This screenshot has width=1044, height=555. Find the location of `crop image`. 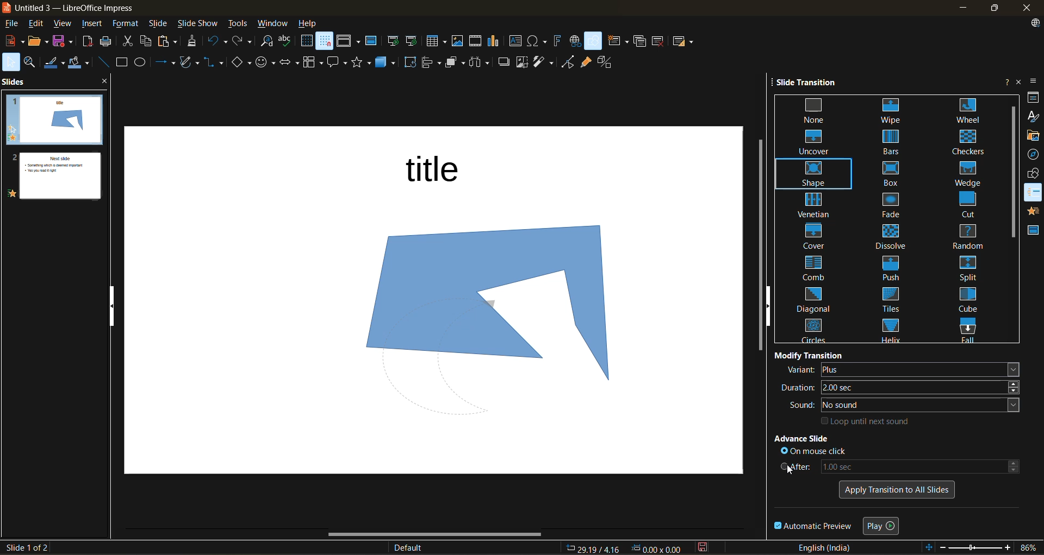

crop image is located at coordinates (521, 62).